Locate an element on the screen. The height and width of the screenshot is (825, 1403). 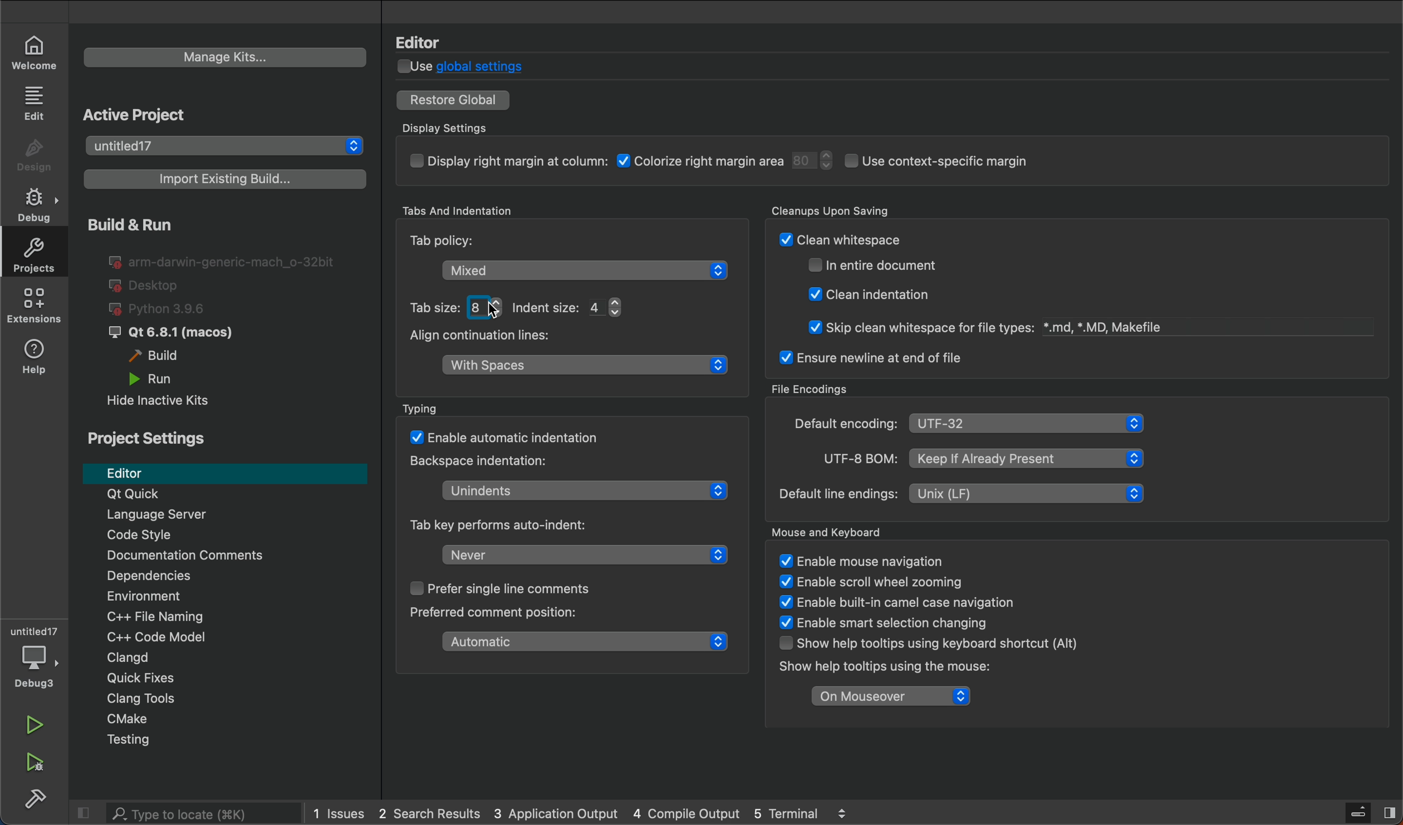
enable built in is located at coordinates (889, 602).